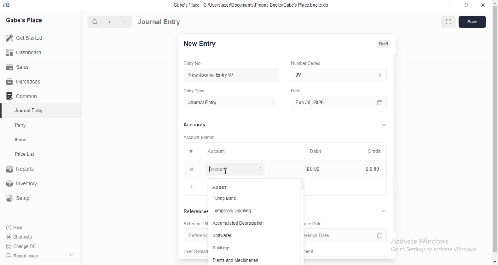  What do you see at coordinates (450, 5) in the screenshot?
I see `minimize` at bounding box center [450, 5].